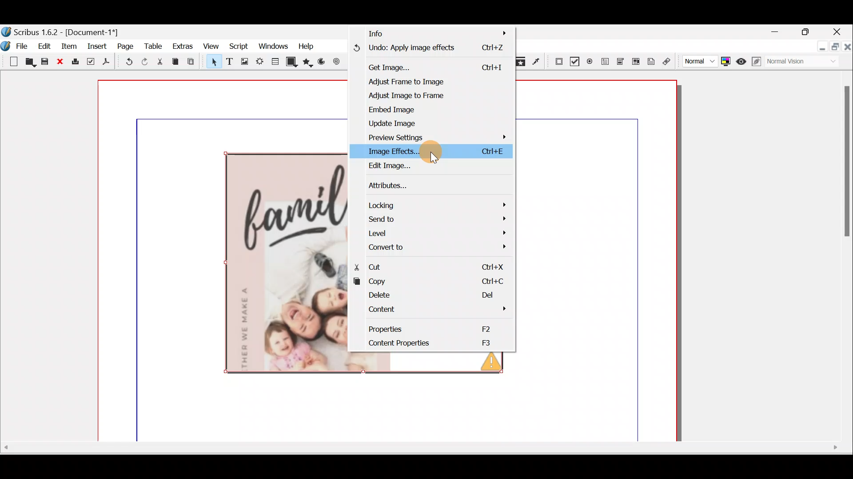  Describe the element at coordinates (426, 455) in the screenshot. I see `Scroll  bar` at that location.